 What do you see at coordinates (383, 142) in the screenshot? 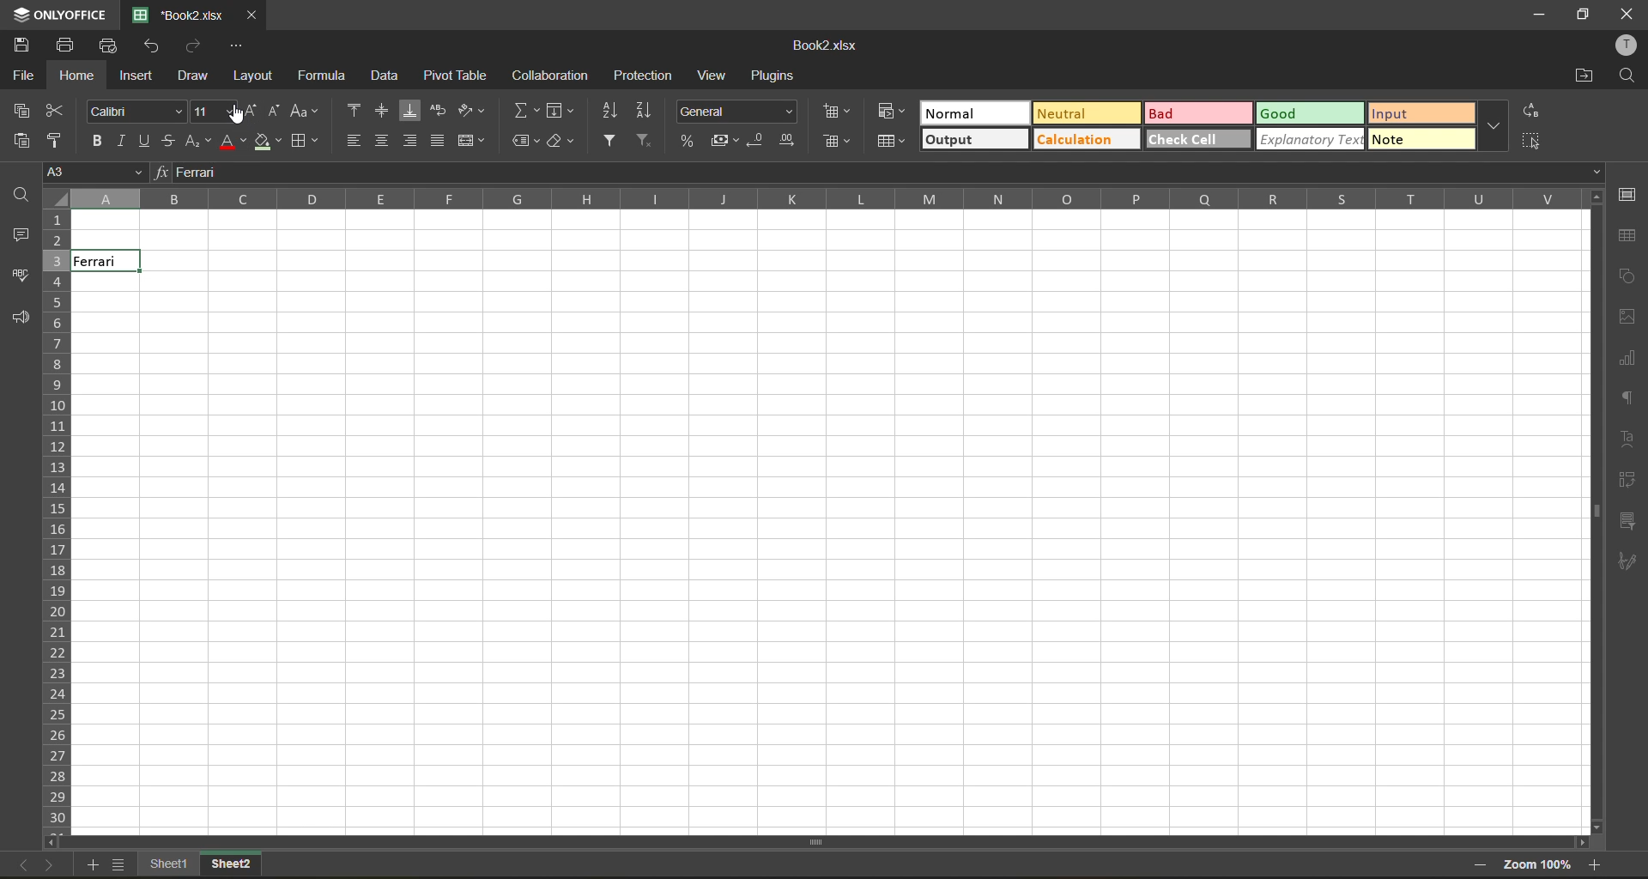
I see `align center` at bounding box center [383, 142].